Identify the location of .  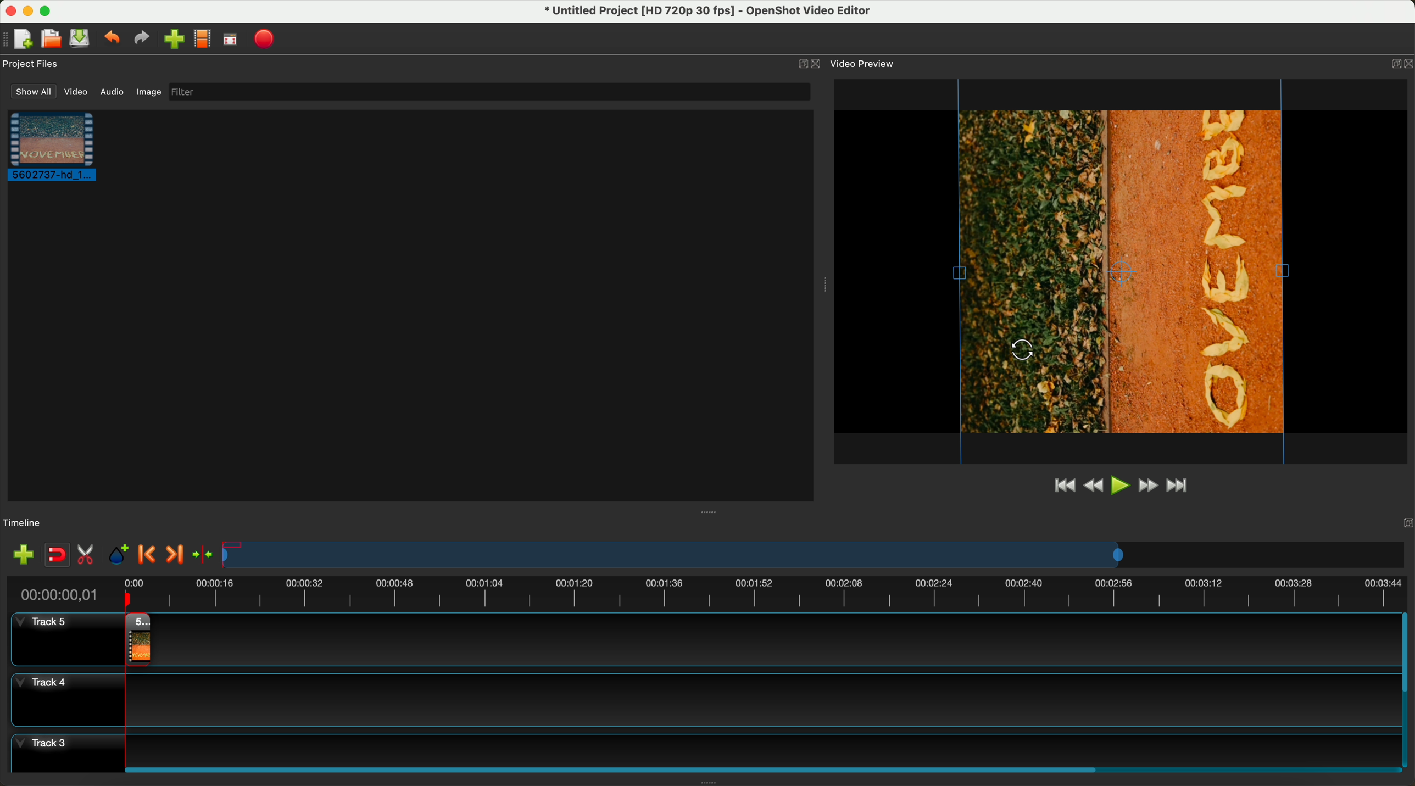
(1023, 351).